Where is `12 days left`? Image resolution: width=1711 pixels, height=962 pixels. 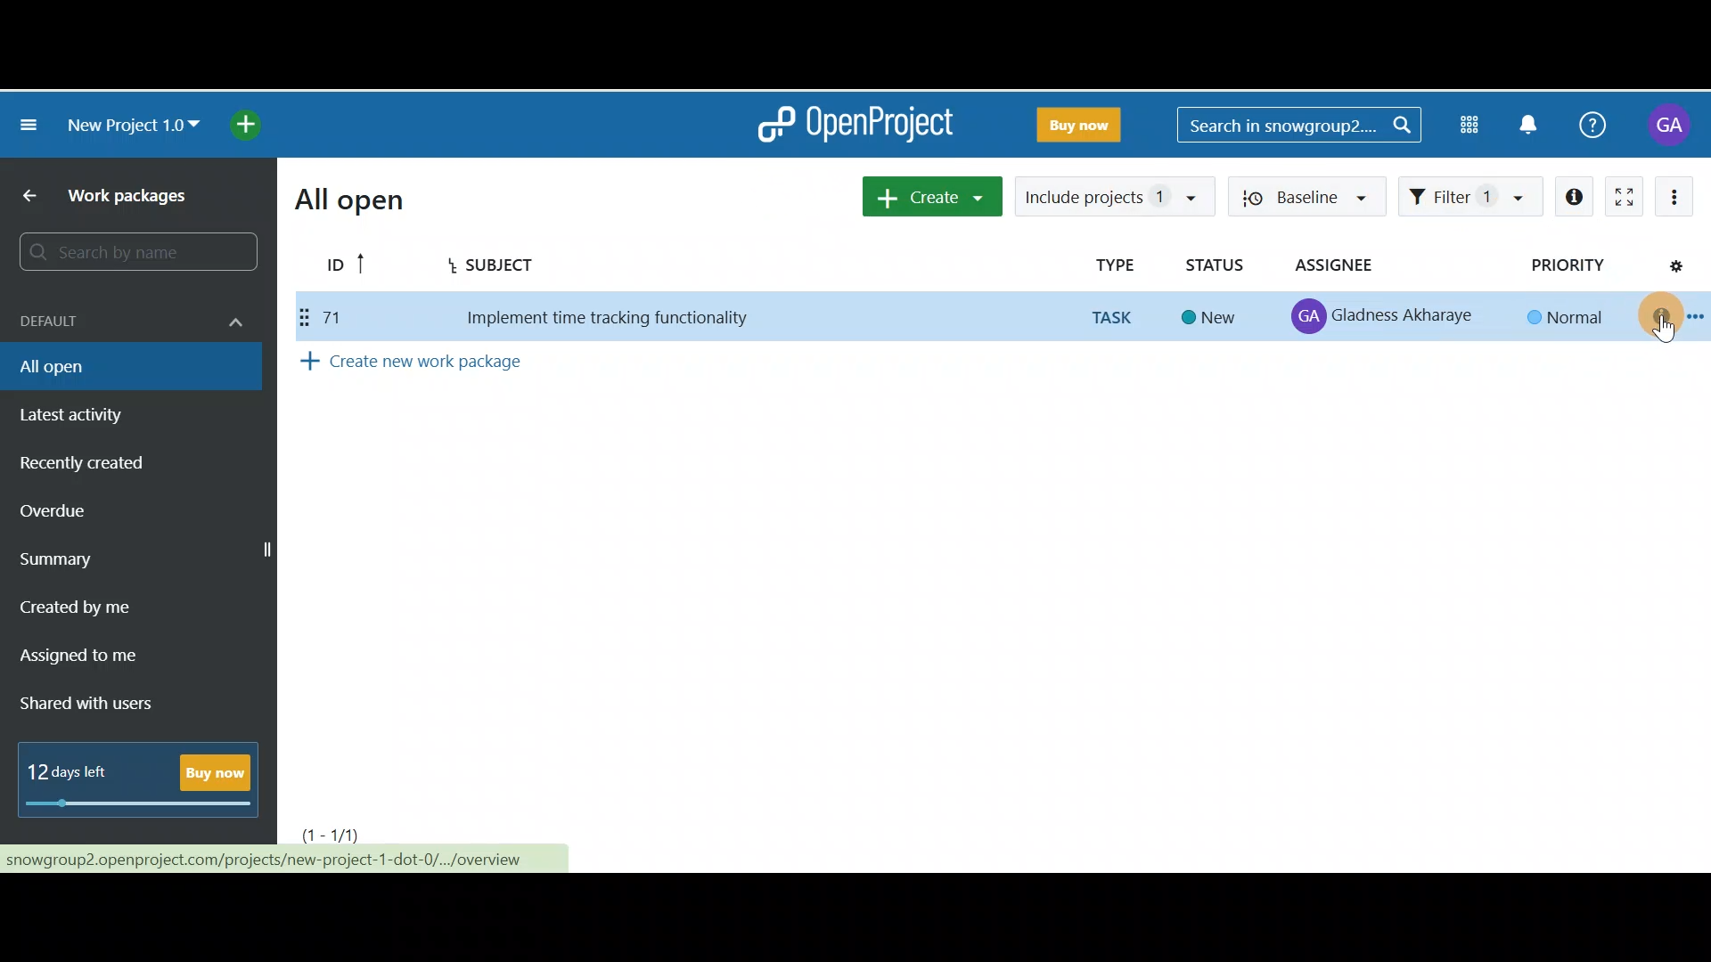 12 days left is located at coordinates (72, 772).